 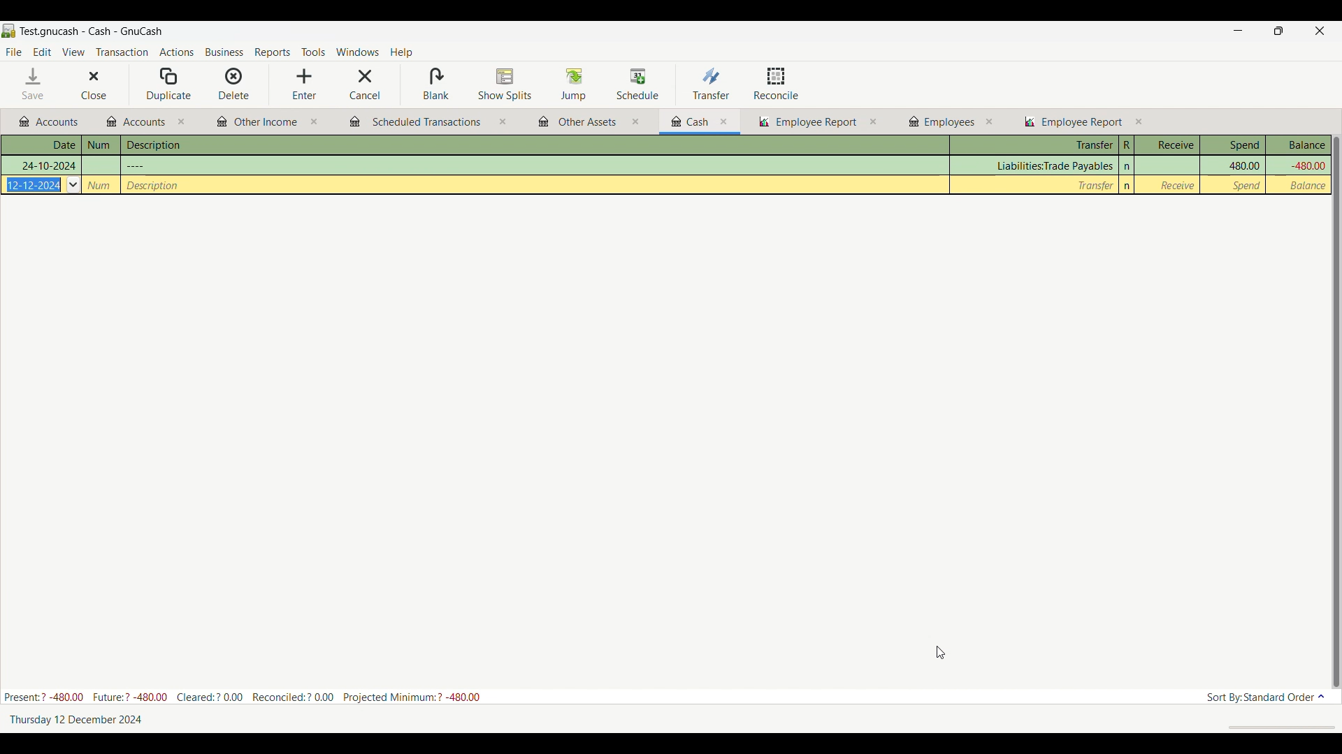 What do you see at coordinates (941, 653) in the screenshot?
I see `Cursor position unchanged` at bounding box center [941, 653].